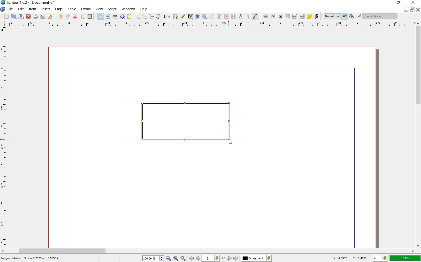  I want to click on RULER, so click(211, 25).